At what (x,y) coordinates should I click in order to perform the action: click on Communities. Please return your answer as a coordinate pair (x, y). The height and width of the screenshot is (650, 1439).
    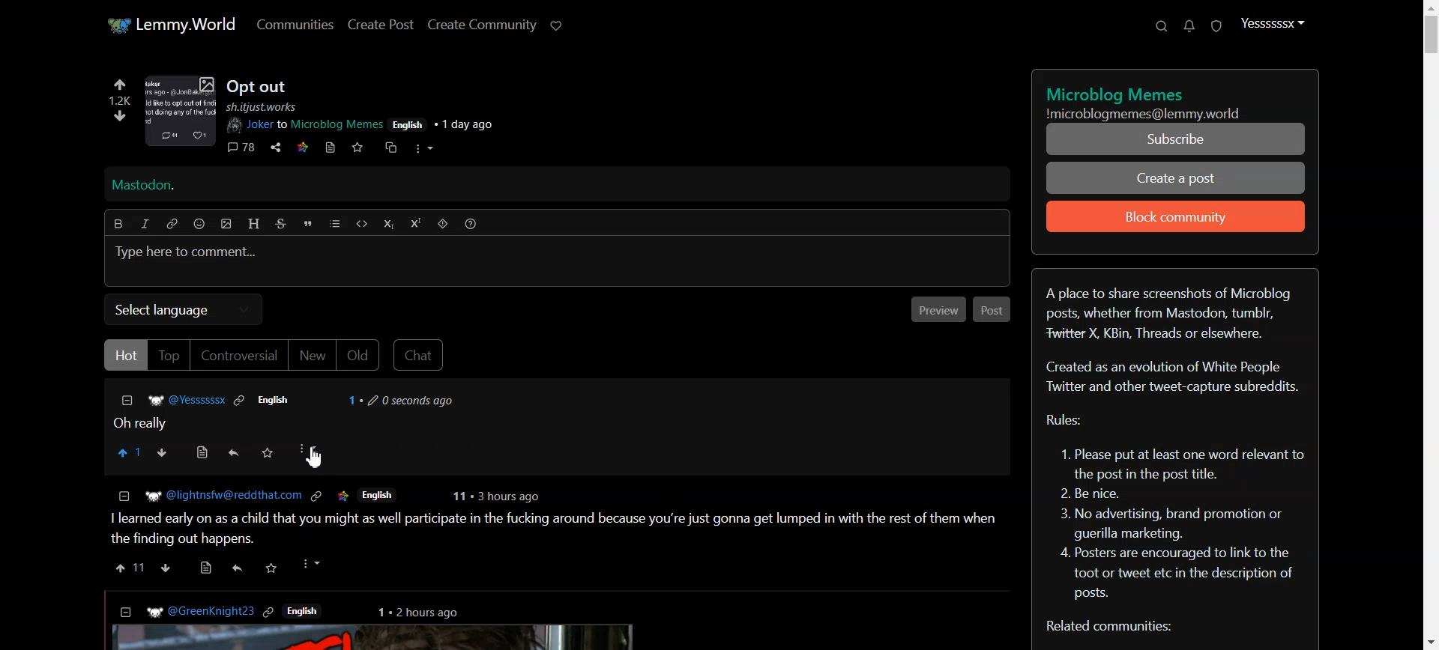
    Looking at the image, I should click on (294, 24).